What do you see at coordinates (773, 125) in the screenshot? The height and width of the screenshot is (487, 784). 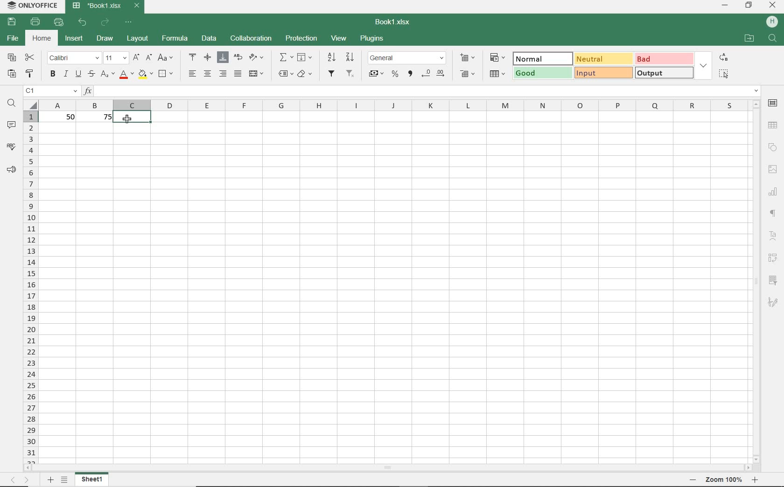 I see `table` at bounding box center [773, 125].